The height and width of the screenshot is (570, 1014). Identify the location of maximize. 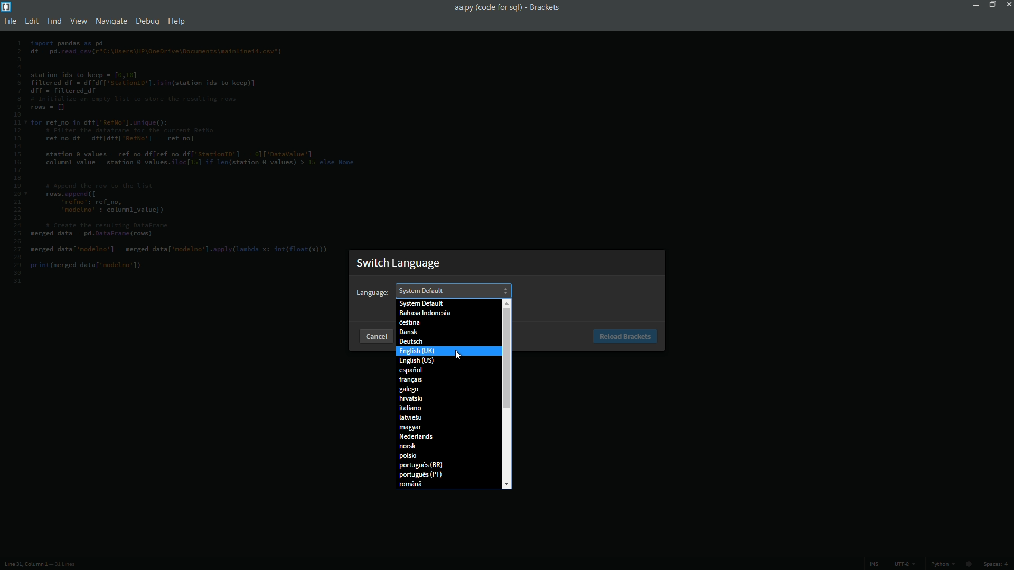
(990, 4).